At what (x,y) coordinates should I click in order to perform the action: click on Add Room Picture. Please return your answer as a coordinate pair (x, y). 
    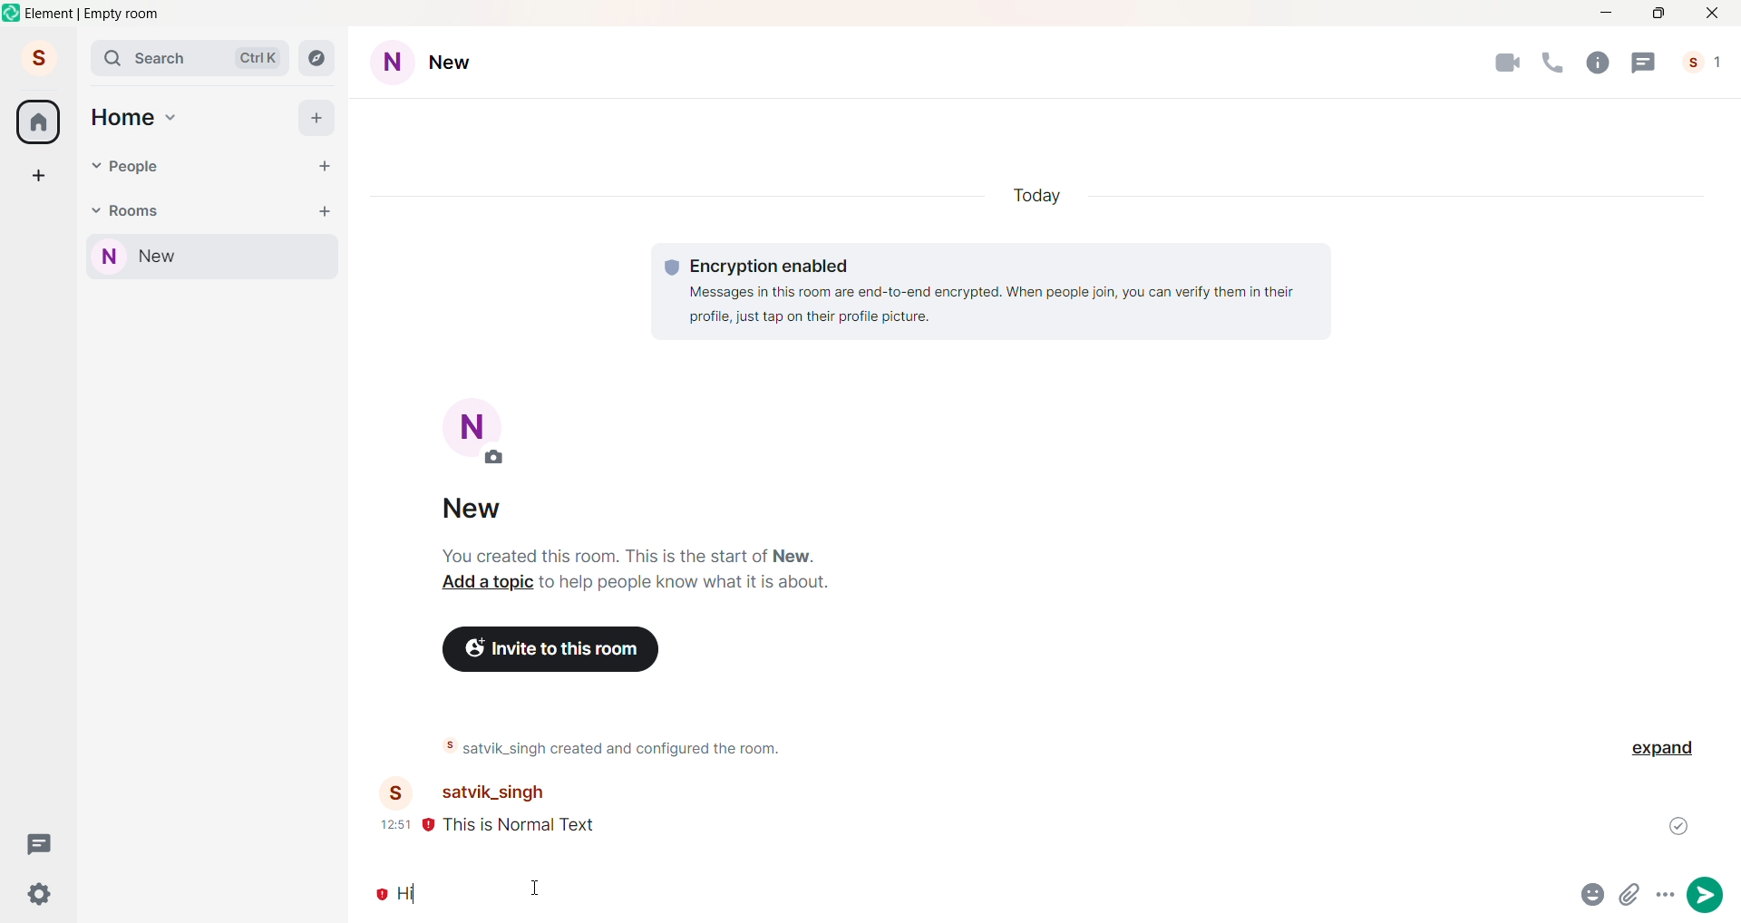
    Looking at the image, I should click on (479, 433).